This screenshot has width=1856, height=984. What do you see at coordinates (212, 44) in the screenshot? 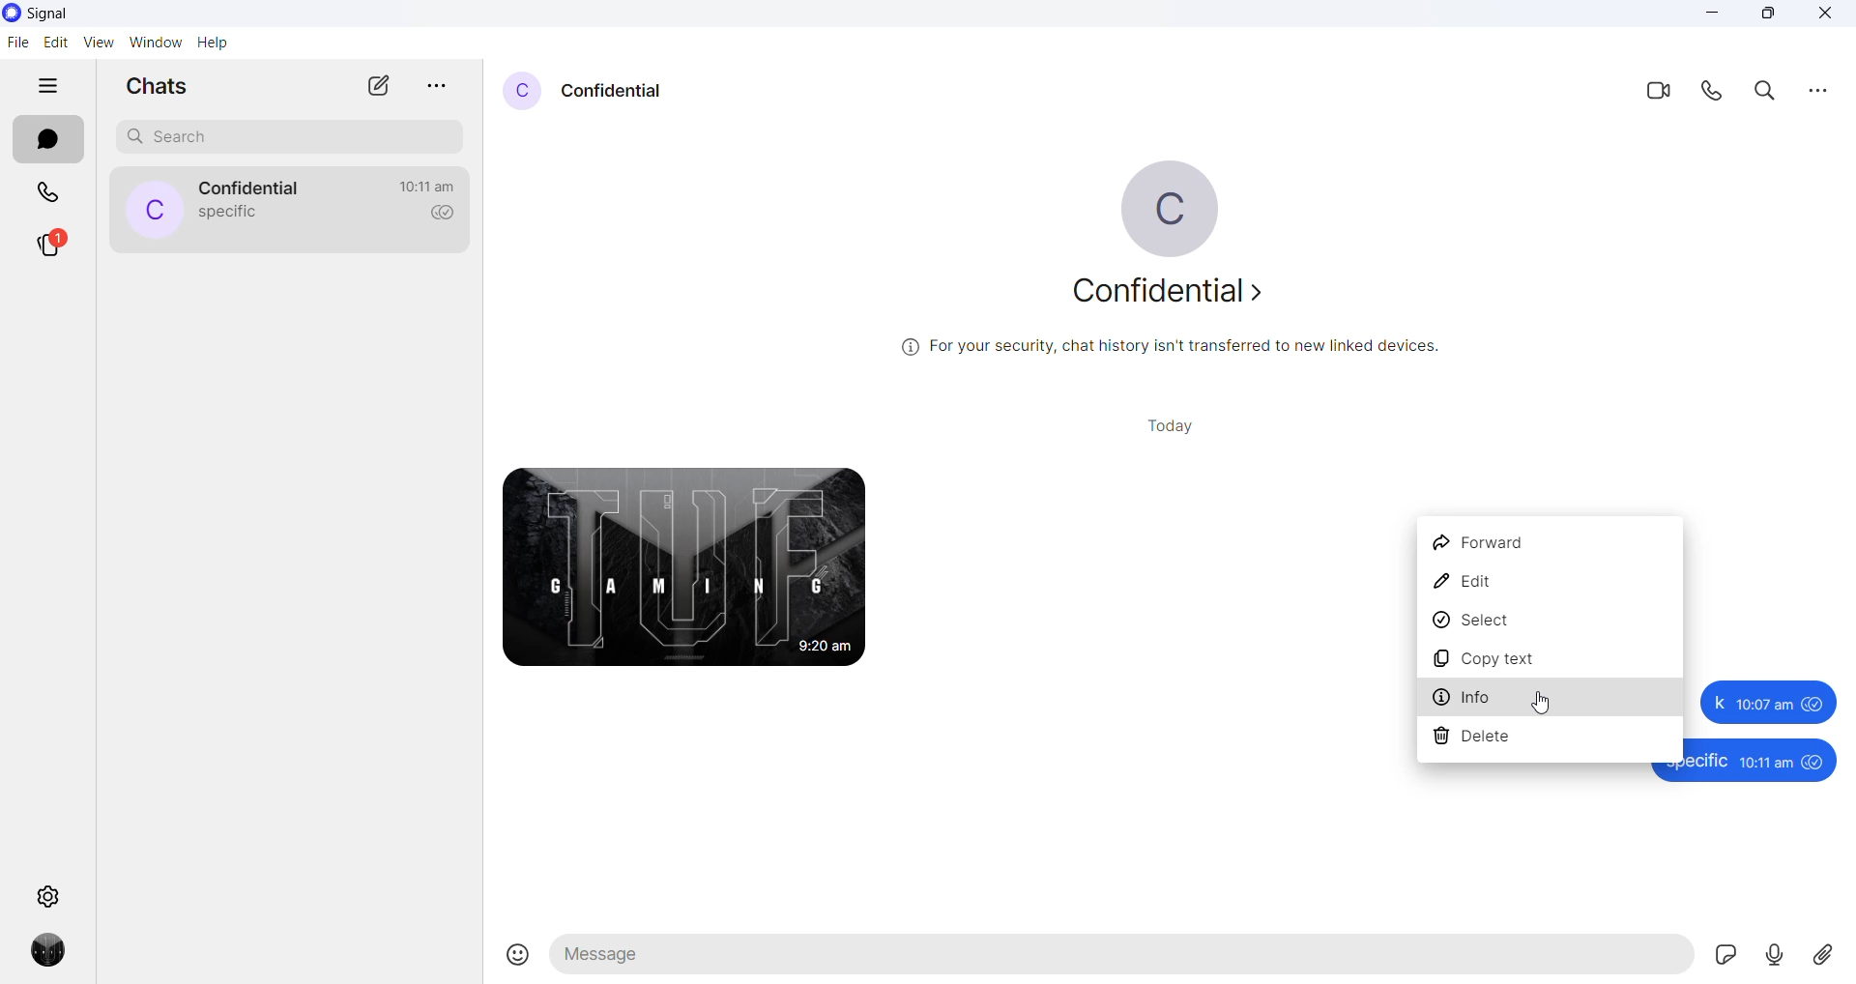
I see `help` at bounding box center [212, 44].